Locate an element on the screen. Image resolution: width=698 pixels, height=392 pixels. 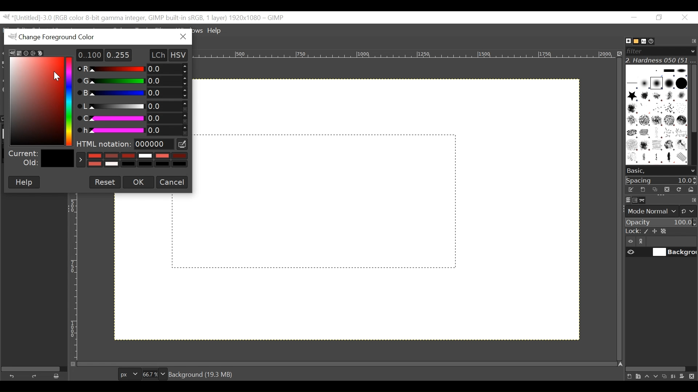
Lock is located at coordinates (661, 232).